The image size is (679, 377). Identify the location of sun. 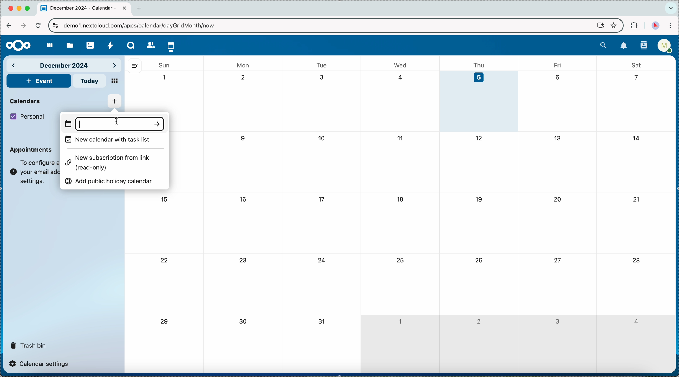
(164, 65).